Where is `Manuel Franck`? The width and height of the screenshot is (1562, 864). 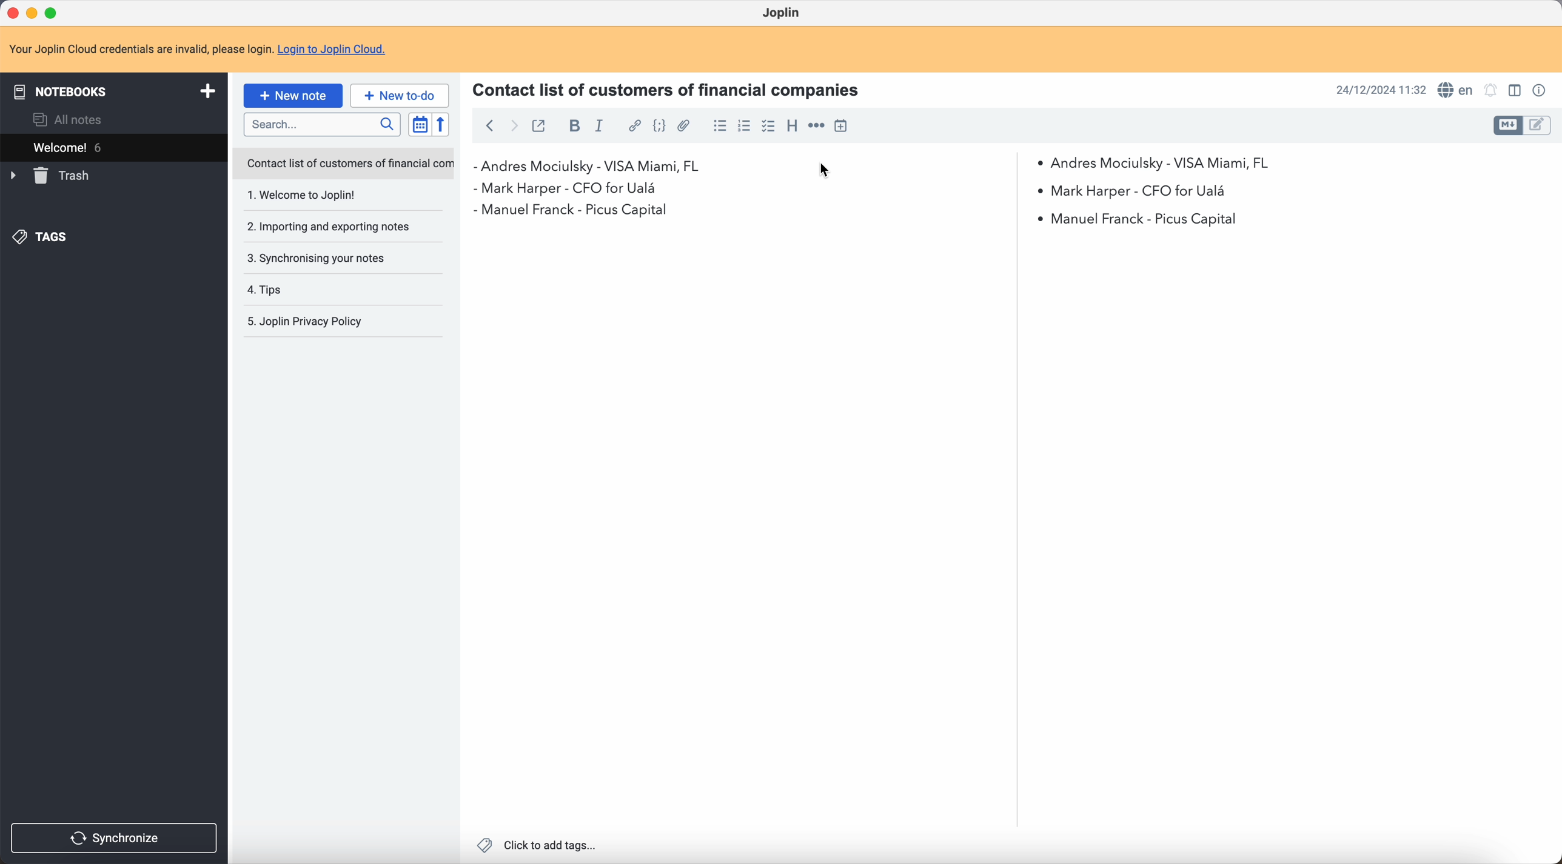
Manuel Franck is located at coordinates (858, 216).